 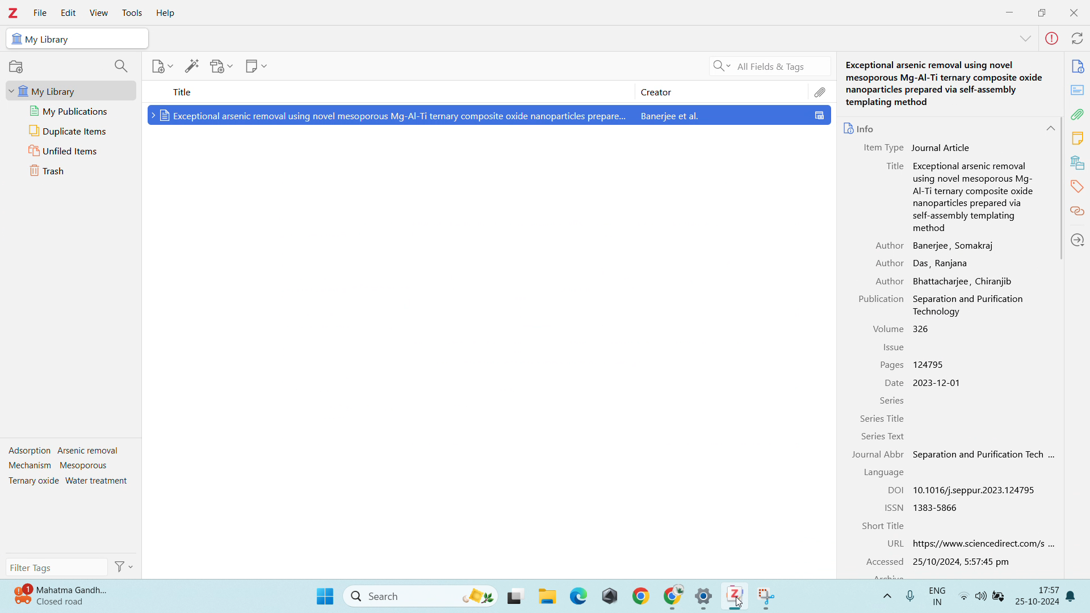 What do you see at coordinates (768, 67) in the screenshot?
I see `search all fields & tags` at bounding box center [768, 67].